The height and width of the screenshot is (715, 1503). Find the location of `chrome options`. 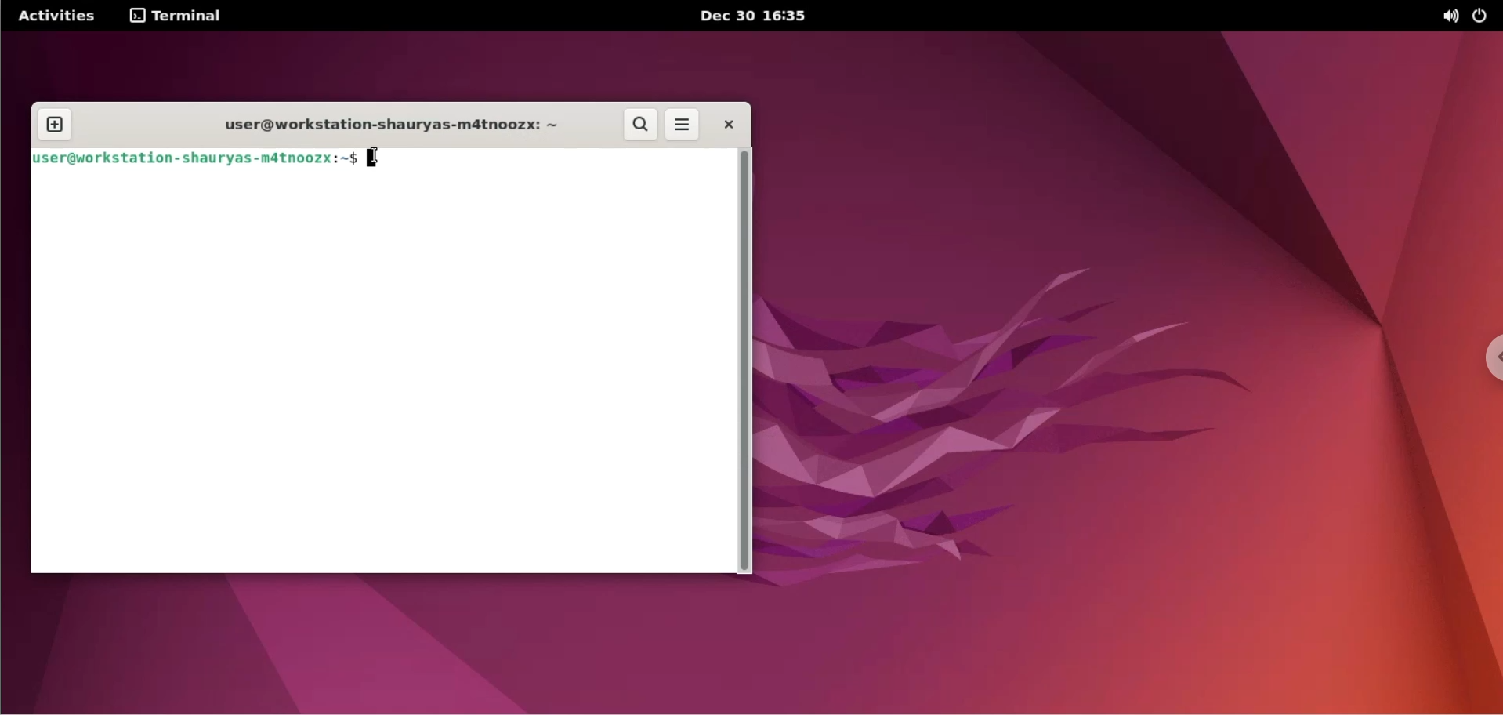

chrome options is located at coordinates (1486, 362).